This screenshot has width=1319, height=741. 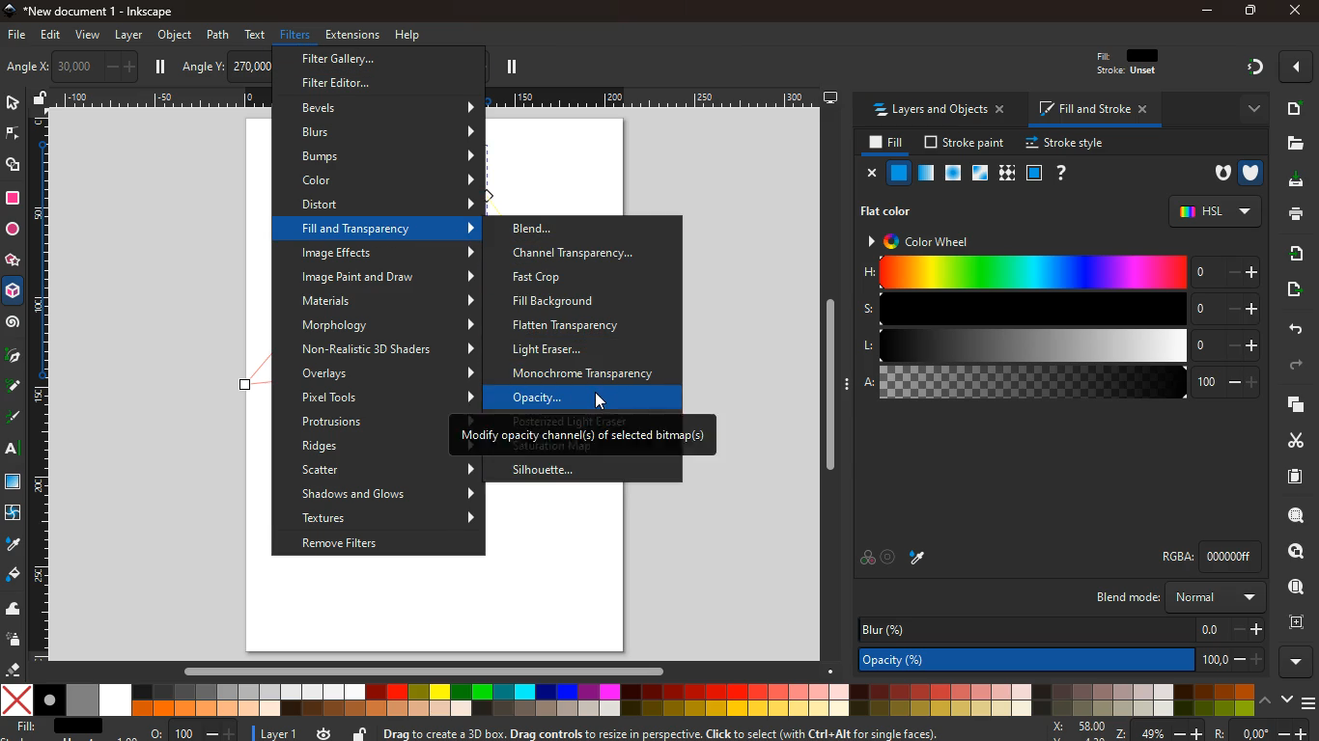 What do you see at coordinates (1307, 699) in the screenshot?
I see `menu` at bounding box center [1307, 699].